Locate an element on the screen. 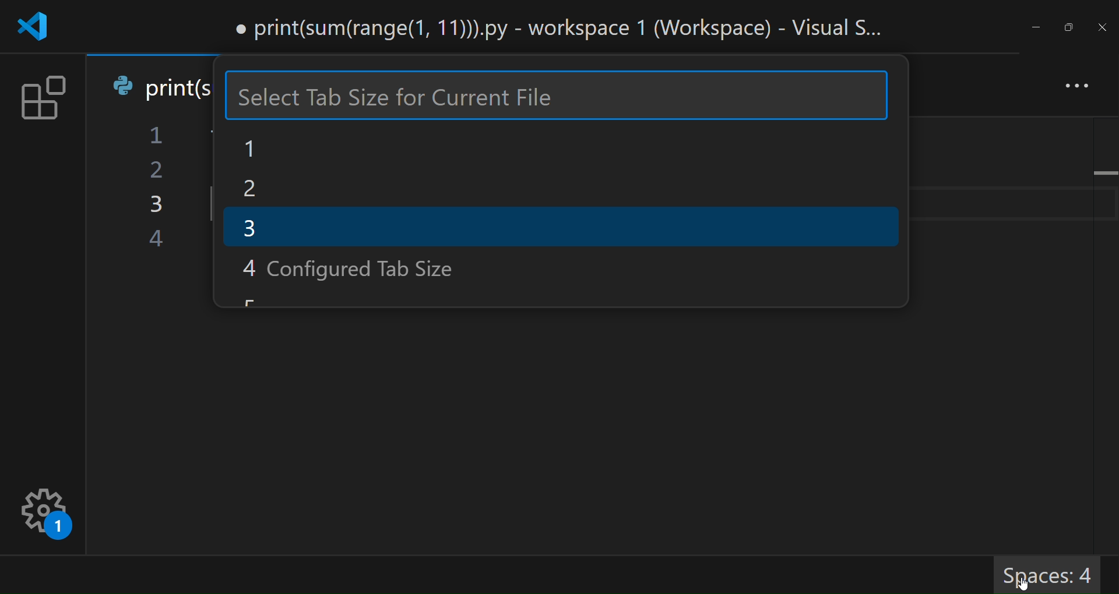  line number is located at coordinates (153, 190).